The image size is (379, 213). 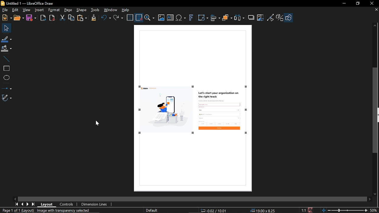 I want to click on Export, so click(x=43, y=18).